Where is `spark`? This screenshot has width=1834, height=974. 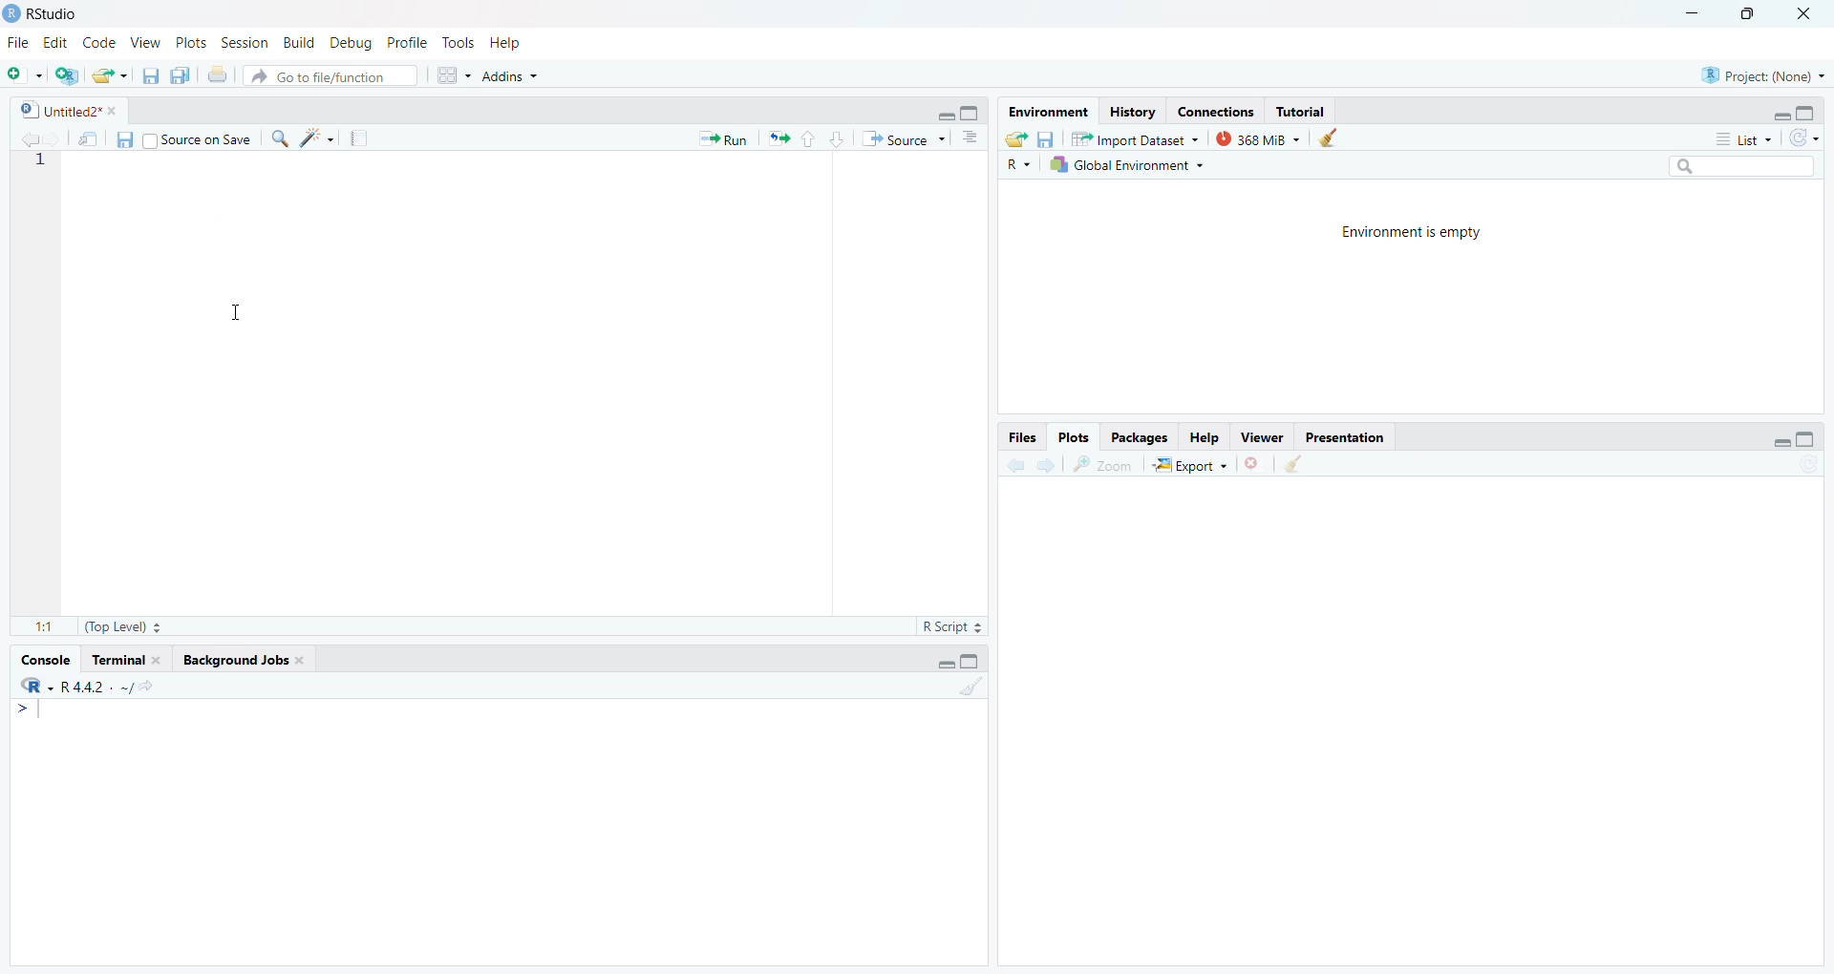
spark is located at coordinates (320, 139).